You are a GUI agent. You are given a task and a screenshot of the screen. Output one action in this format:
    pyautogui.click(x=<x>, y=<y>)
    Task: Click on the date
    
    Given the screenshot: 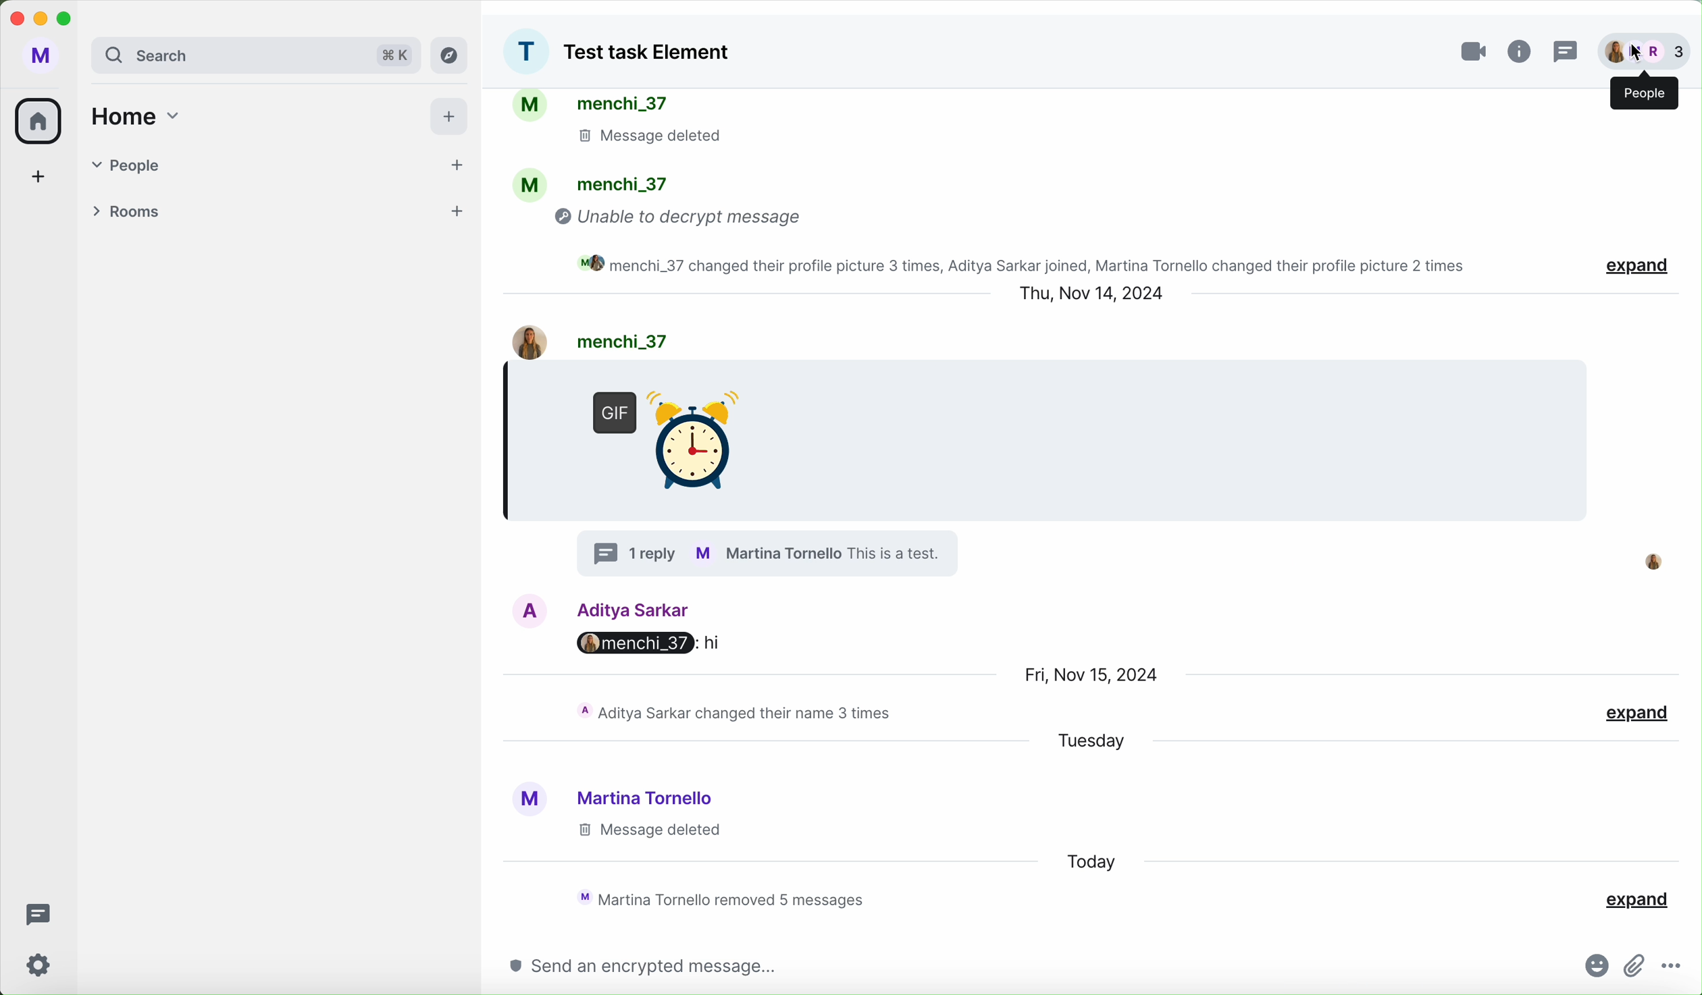 What is the action you would take?
    pyautogui.click(x=1093, y=674)
    